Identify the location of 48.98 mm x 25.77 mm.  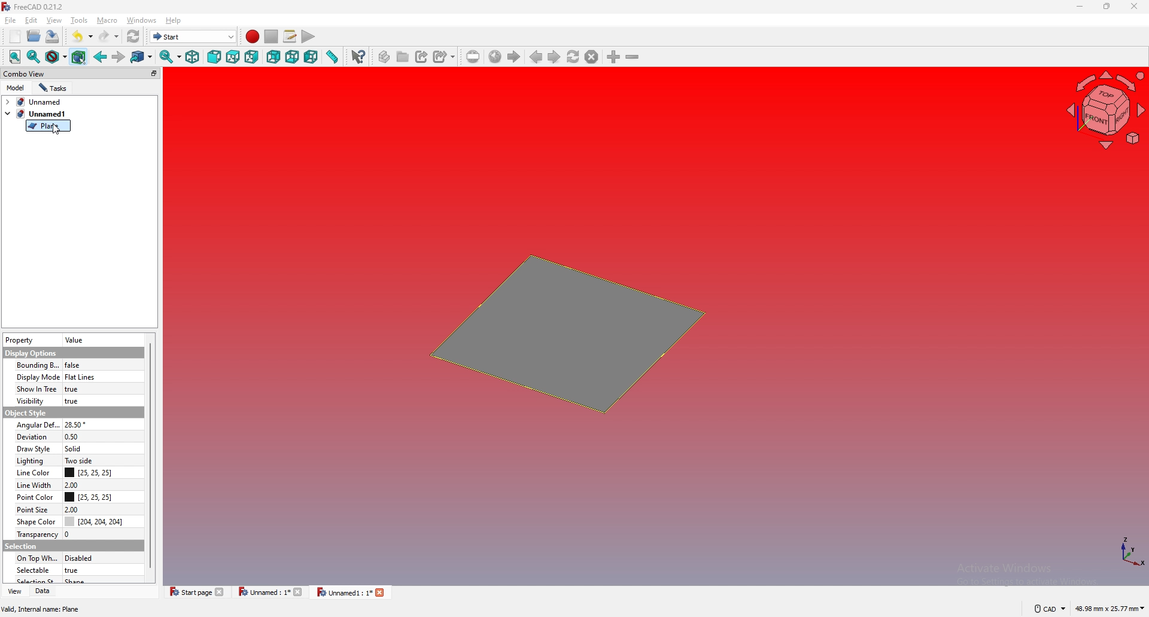
(1111, 609).